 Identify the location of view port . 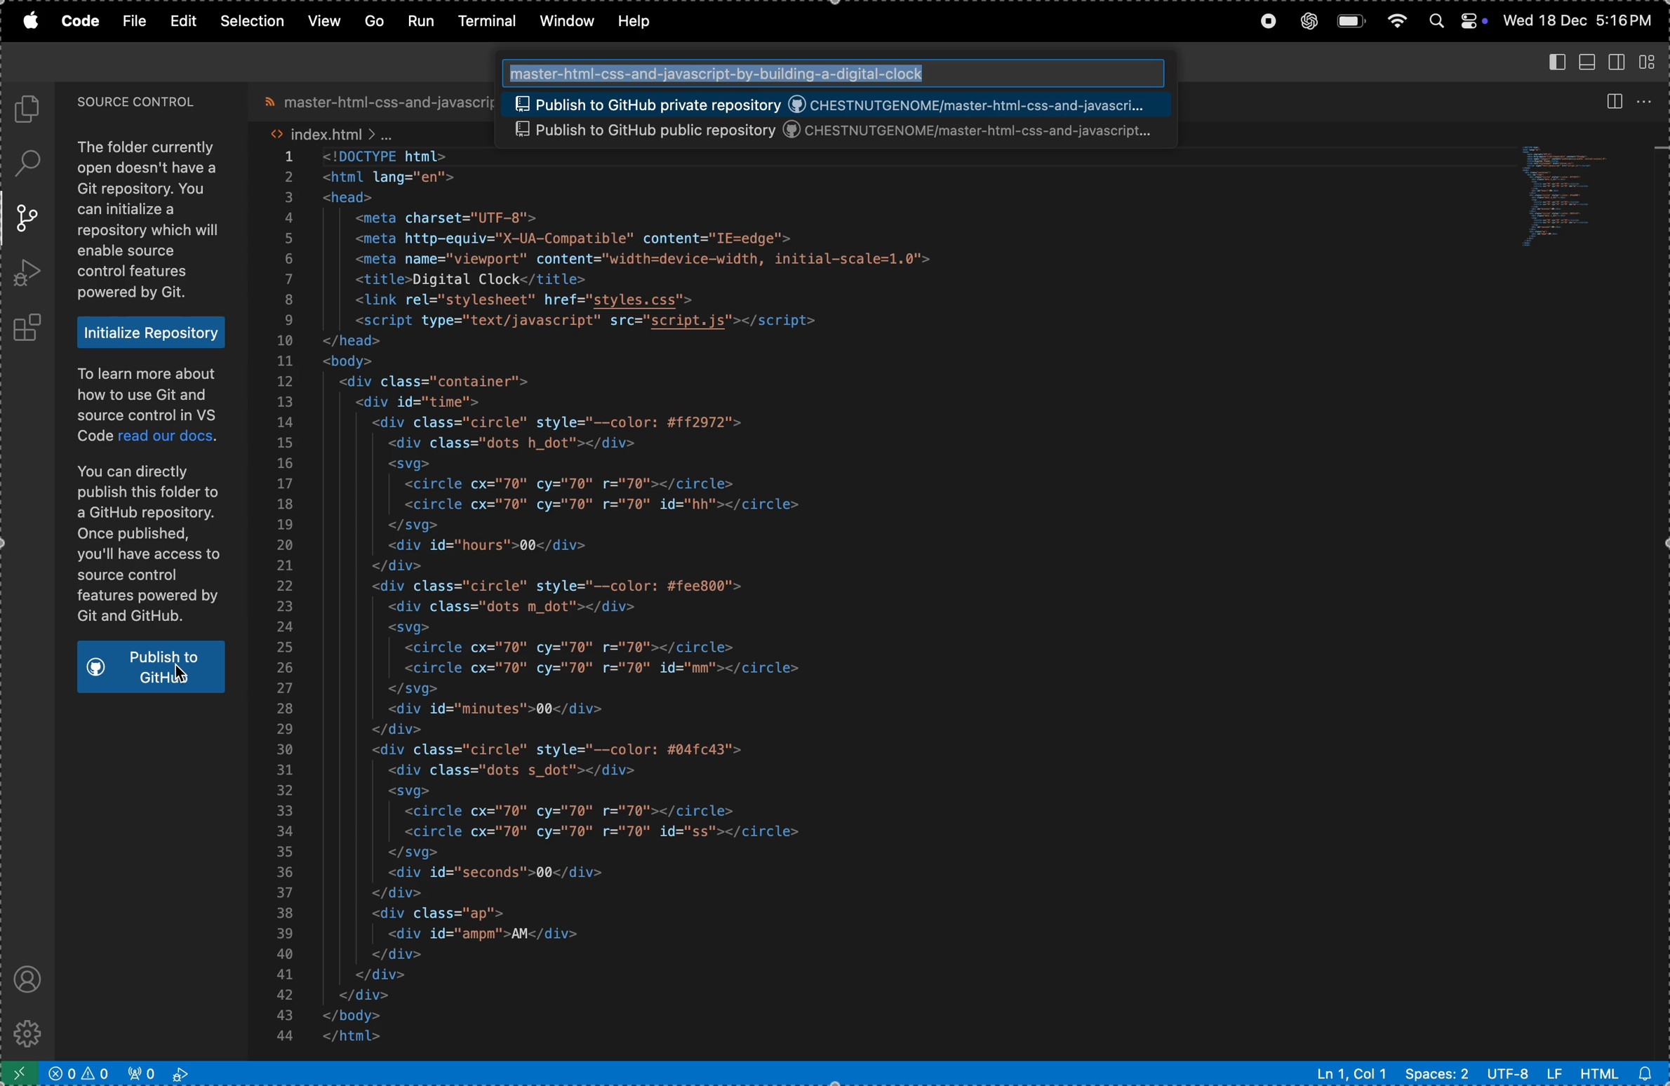
(166, 1073).